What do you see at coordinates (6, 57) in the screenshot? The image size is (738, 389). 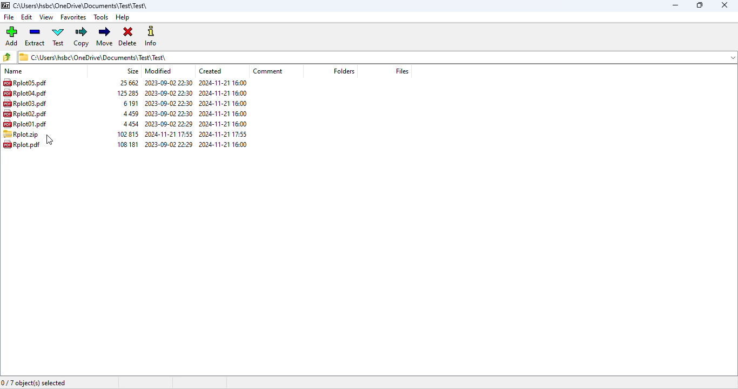 I see `browse folders` at bounding box center [6, 57].